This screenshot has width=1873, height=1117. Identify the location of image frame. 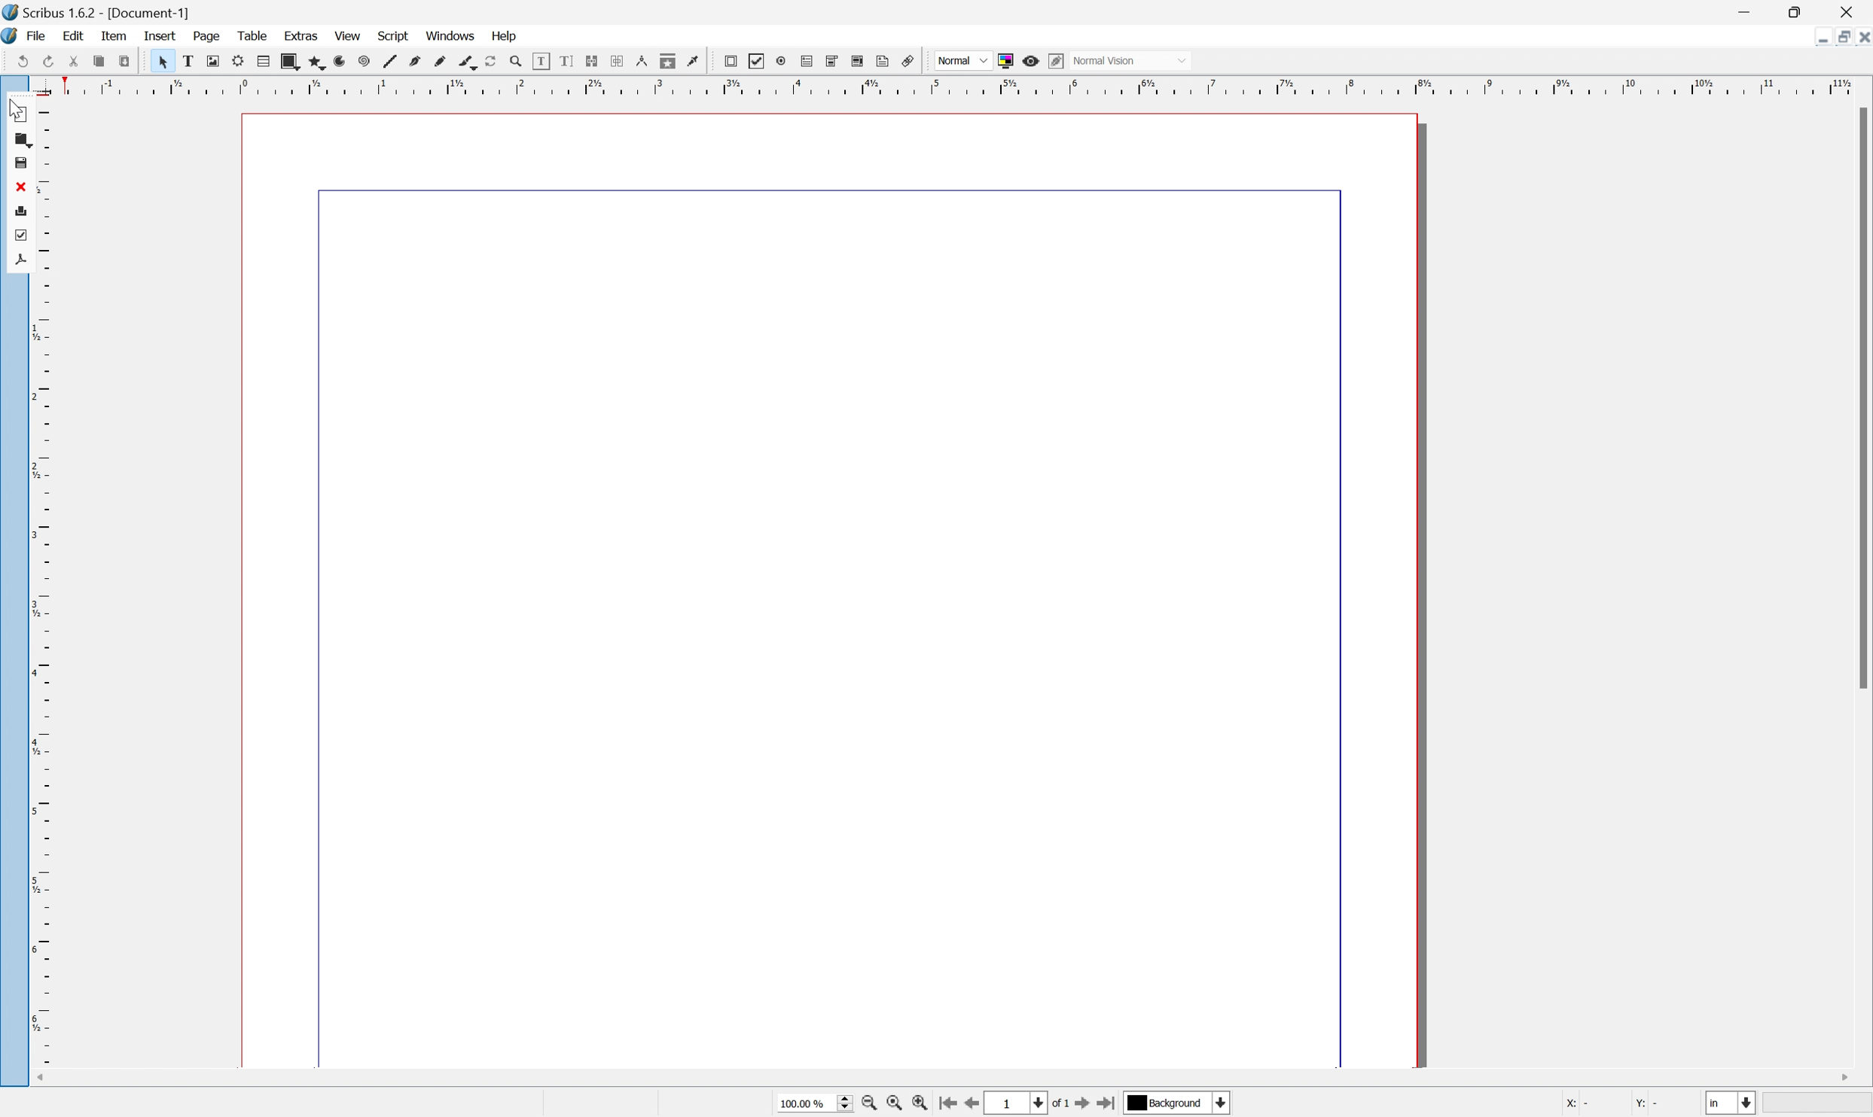
(390, 60).